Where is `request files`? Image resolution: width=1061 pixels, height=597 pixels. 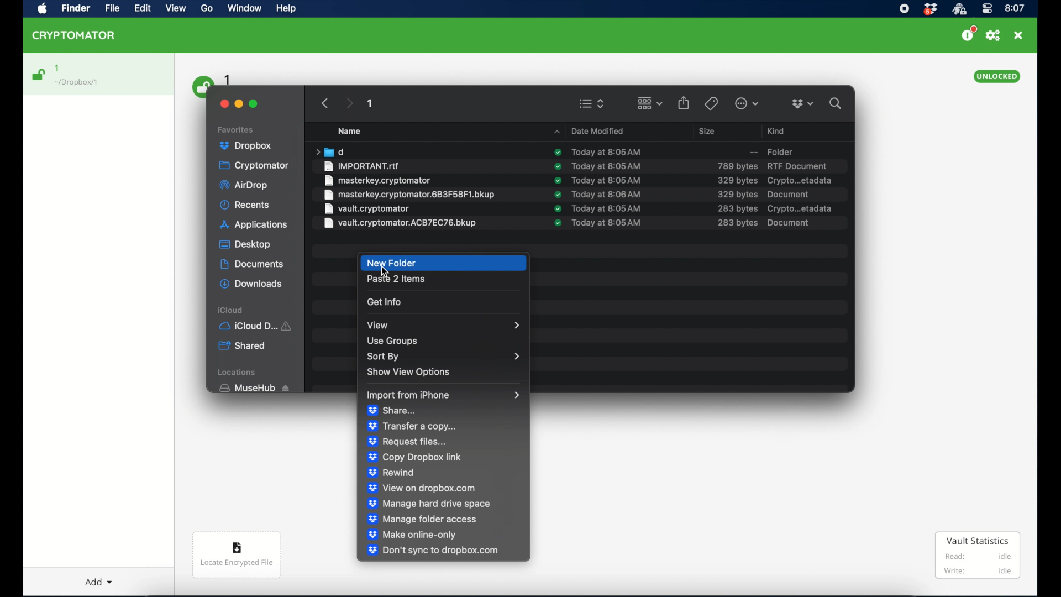
request files is located at coordinates (407, 441).